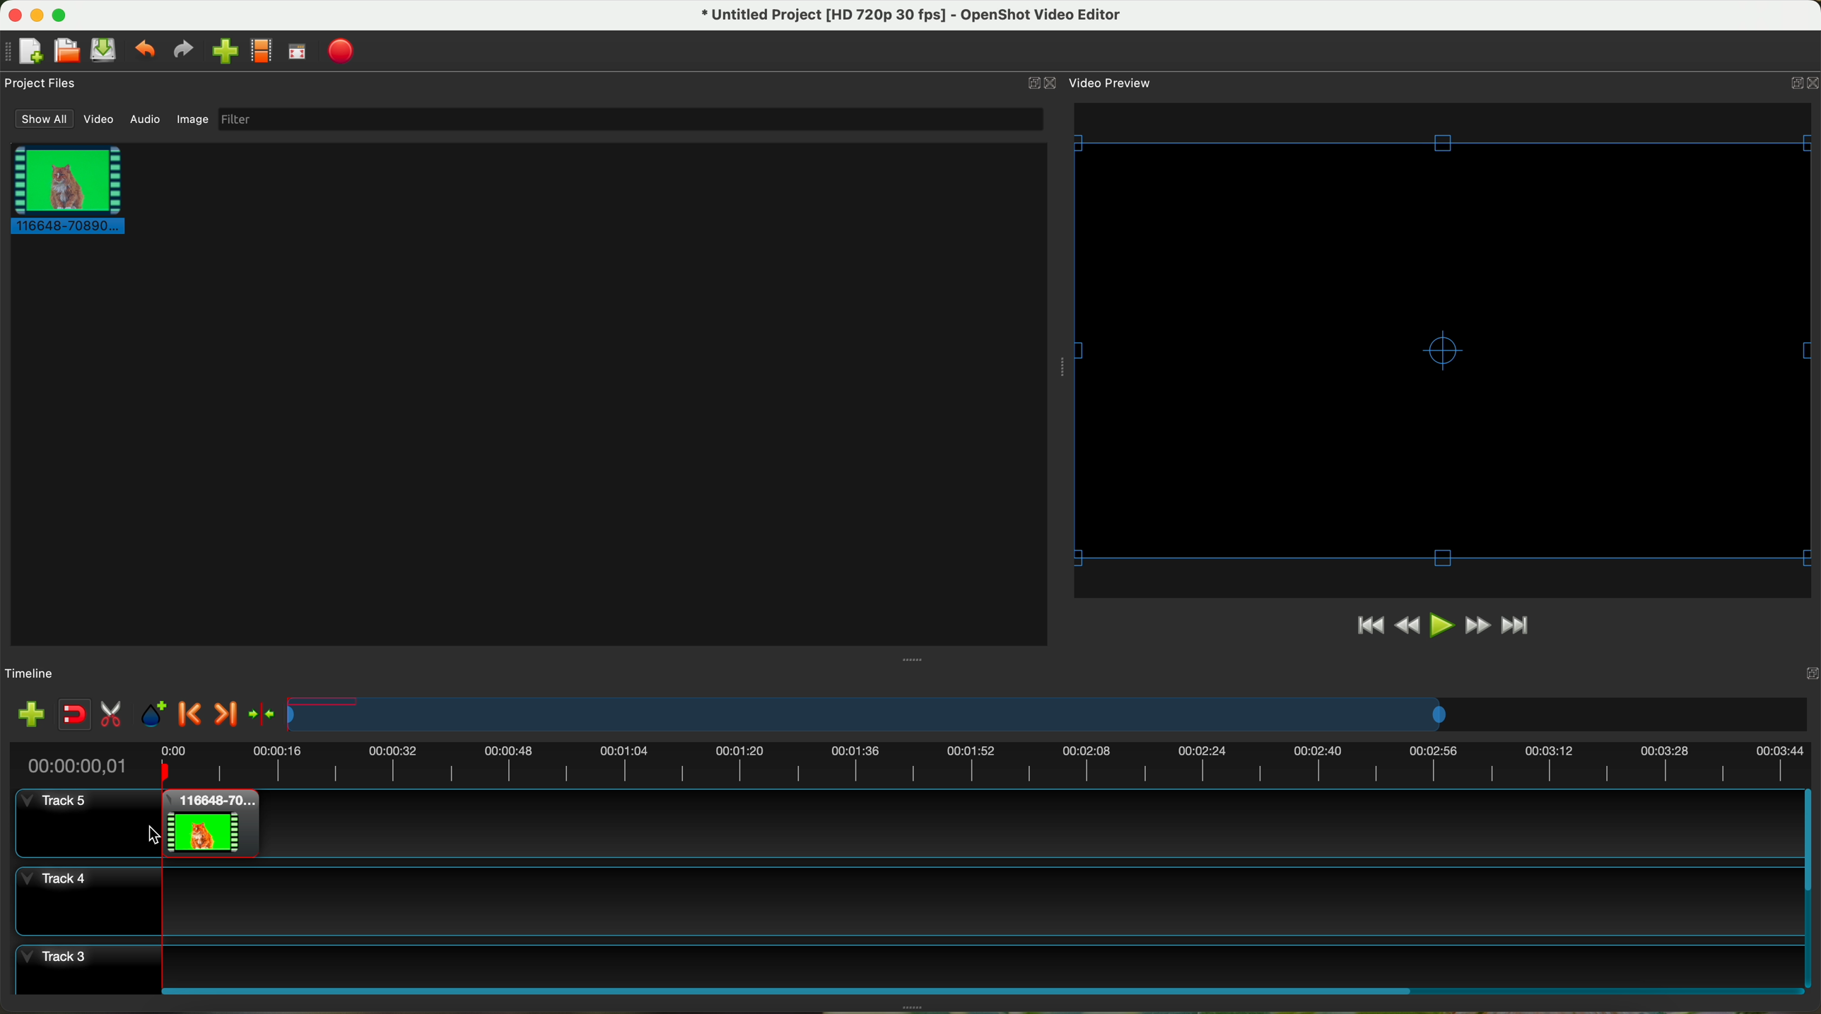 This screenshot has width=1821, height=1014. Describe the element at coordinates (112, 716) in the screenshot. I see `enable razor` at that location.